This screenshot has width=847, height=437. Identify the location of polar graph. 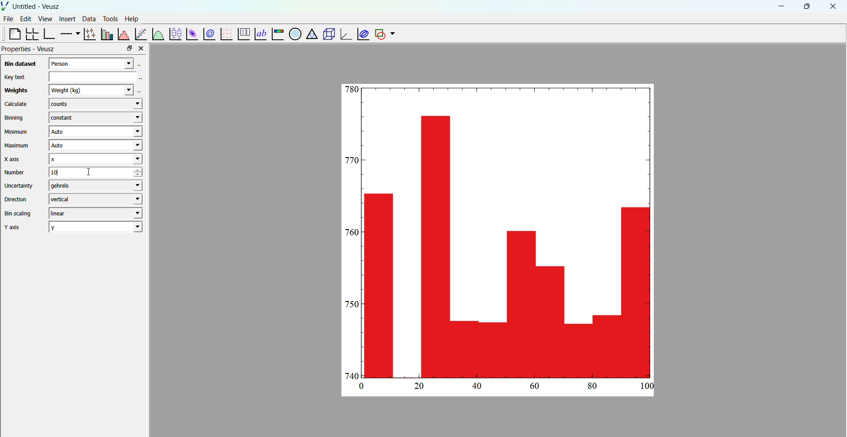
(293, 34).